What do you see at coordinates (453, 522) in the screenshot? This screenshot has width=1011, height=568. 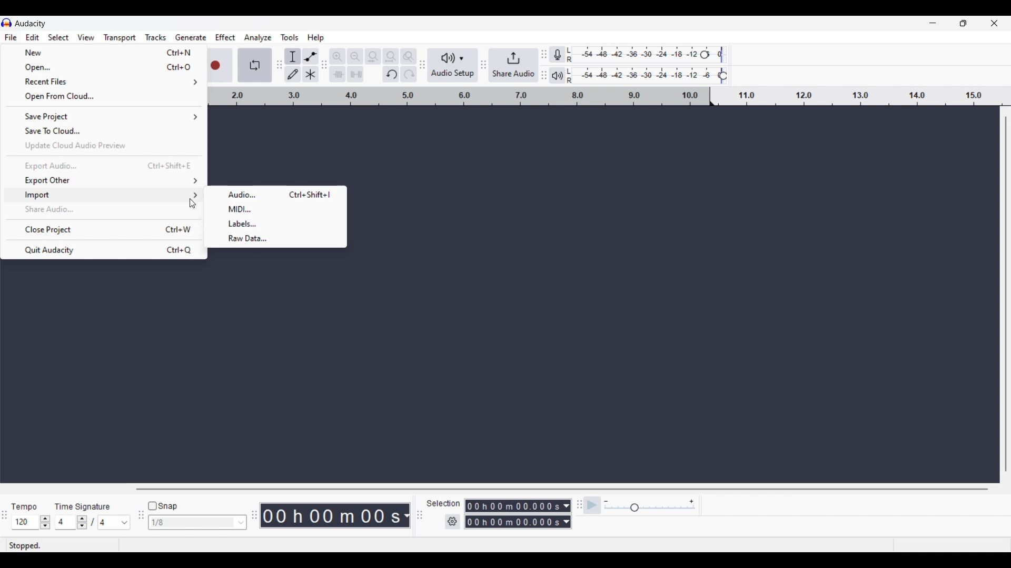 I see `Selection settings` at bounding box center [453, 522].